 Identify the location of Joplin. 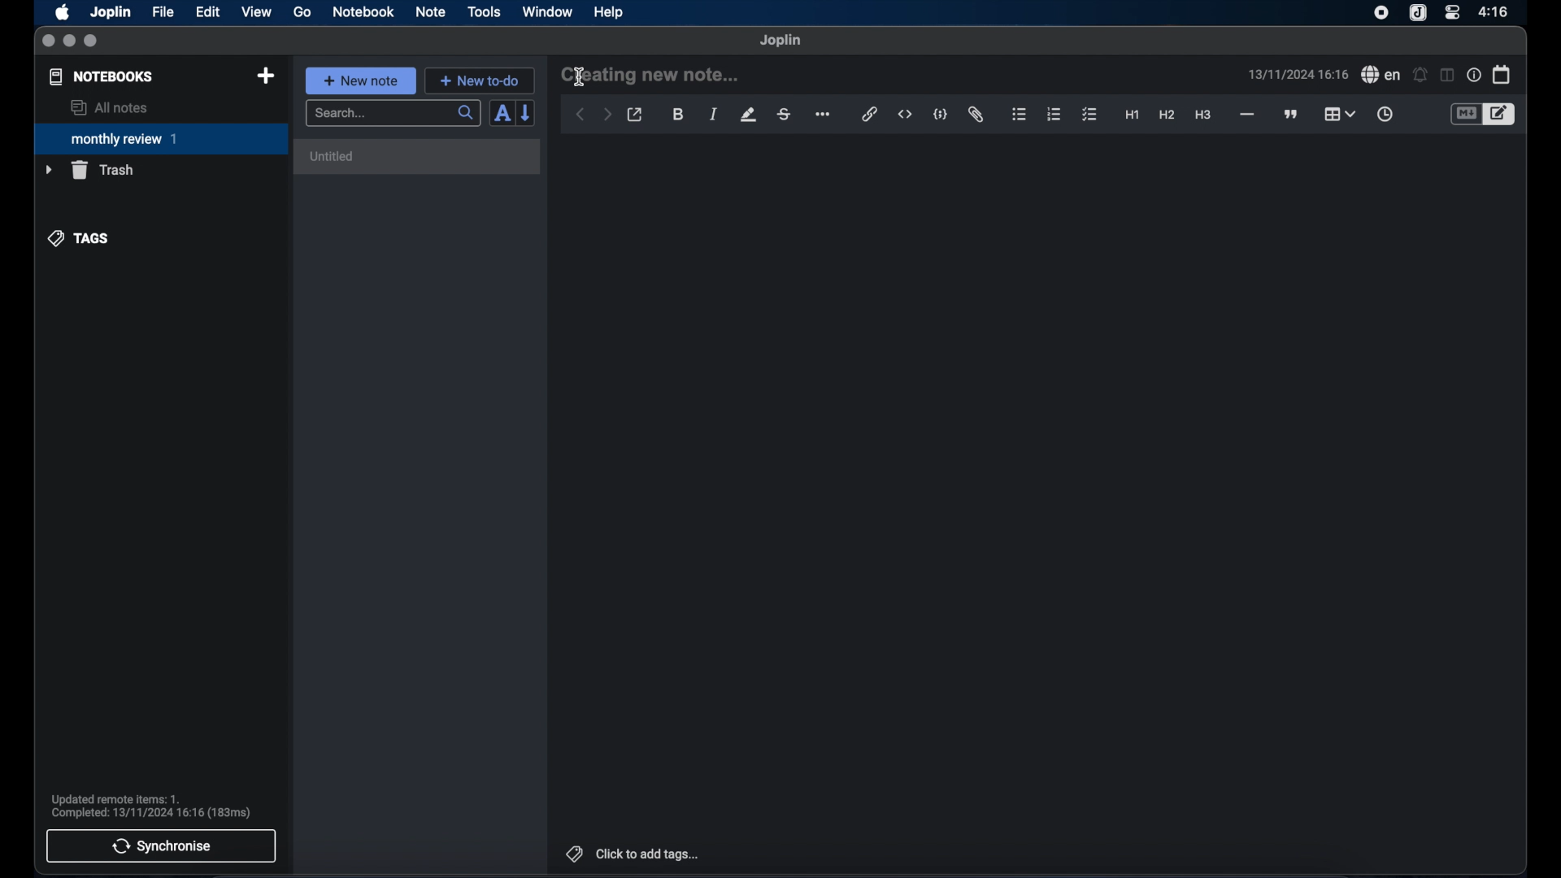
(112, 13).